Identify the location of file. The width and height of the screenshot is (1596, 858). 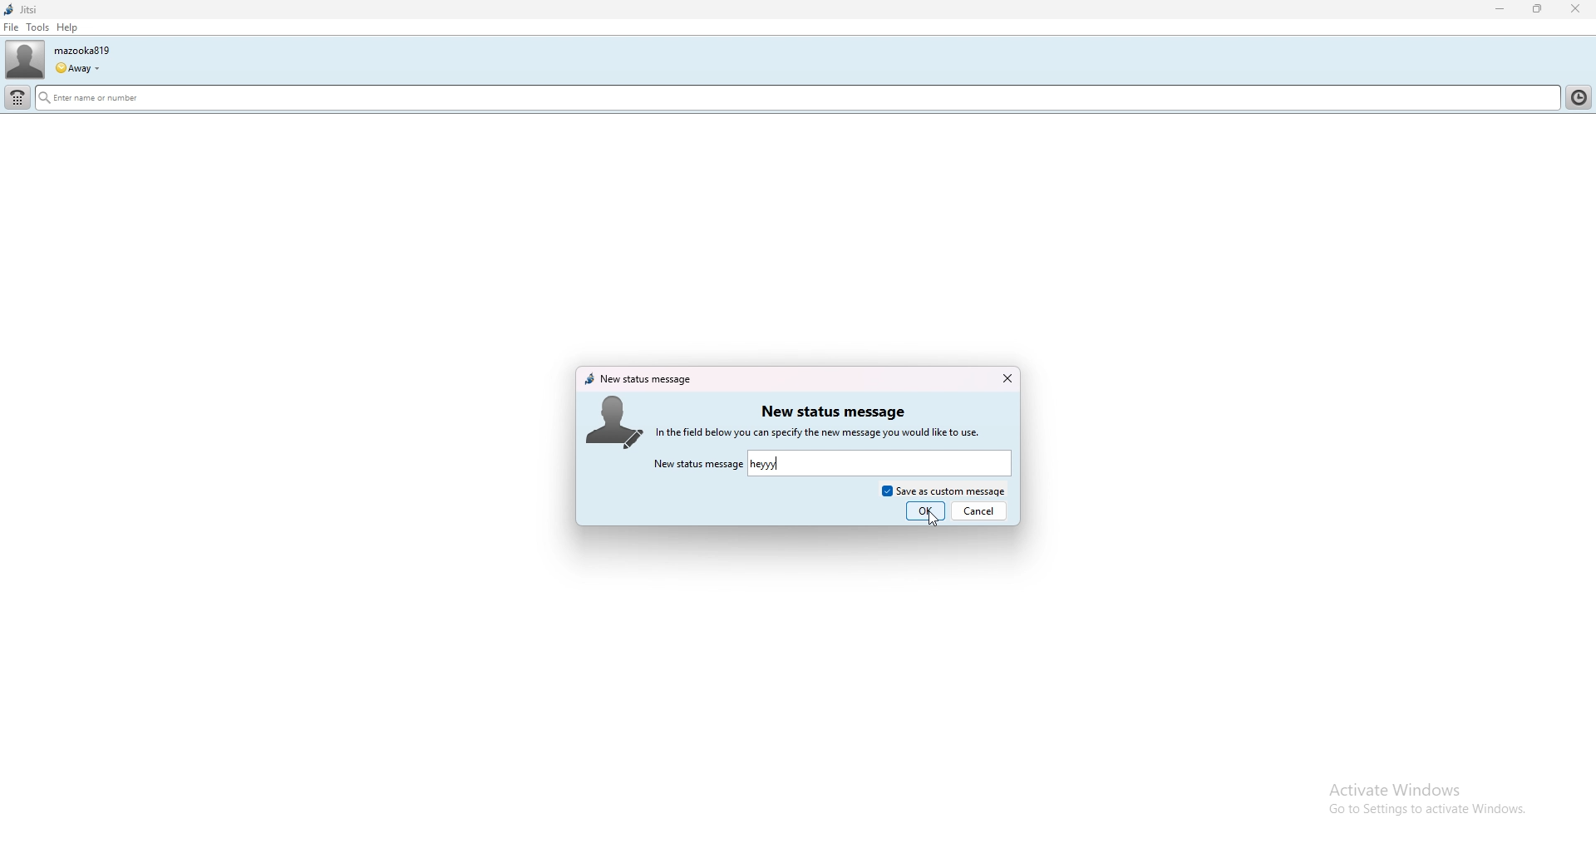
(11, 27).